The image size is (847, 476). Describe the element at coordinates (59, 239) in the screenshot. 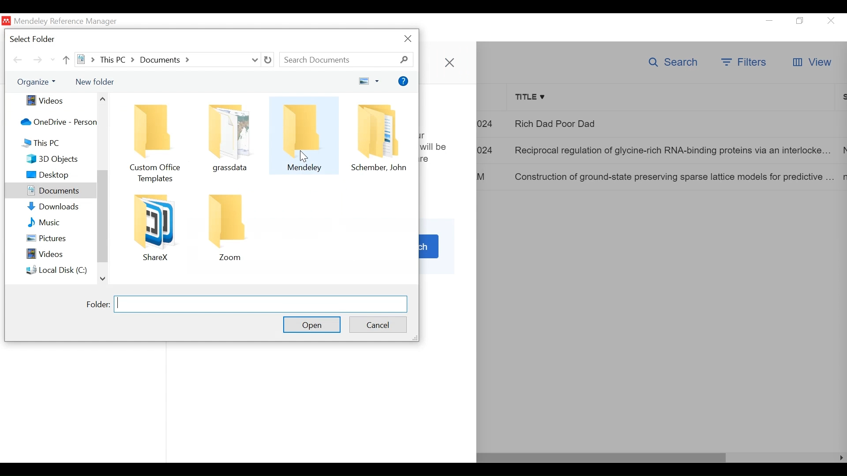

I see `Pictures` at that location.